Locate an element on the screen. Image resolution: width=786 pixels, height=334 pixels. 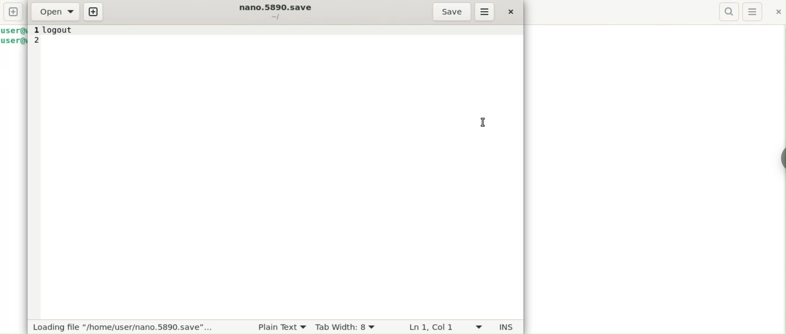
Save is located at coordinates (451, 12).